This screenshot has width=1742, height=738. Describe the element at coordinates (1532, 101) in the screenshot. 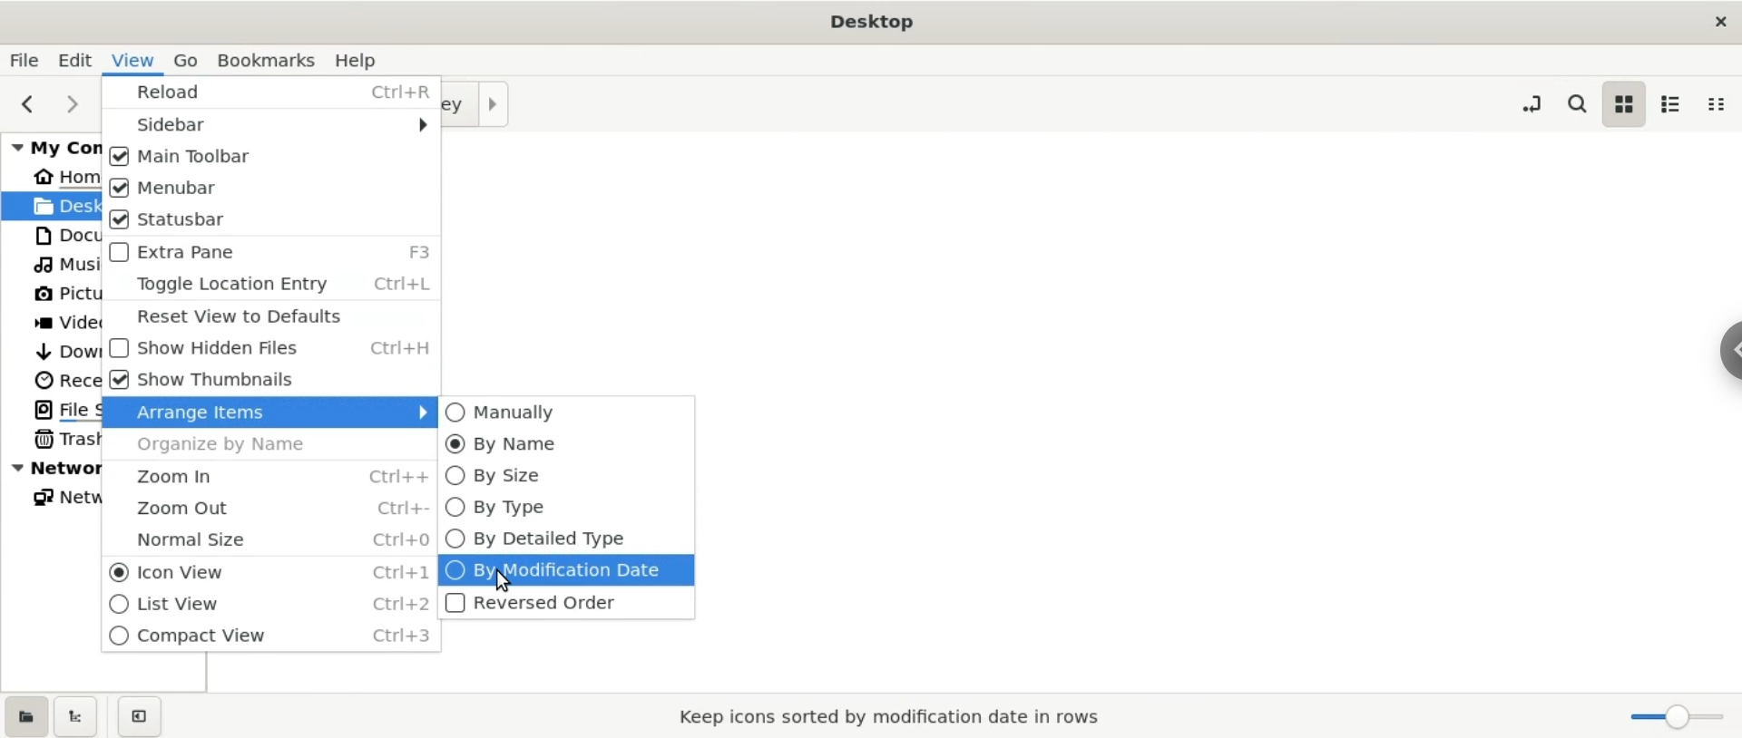

I see `toggle location entry` at that location.